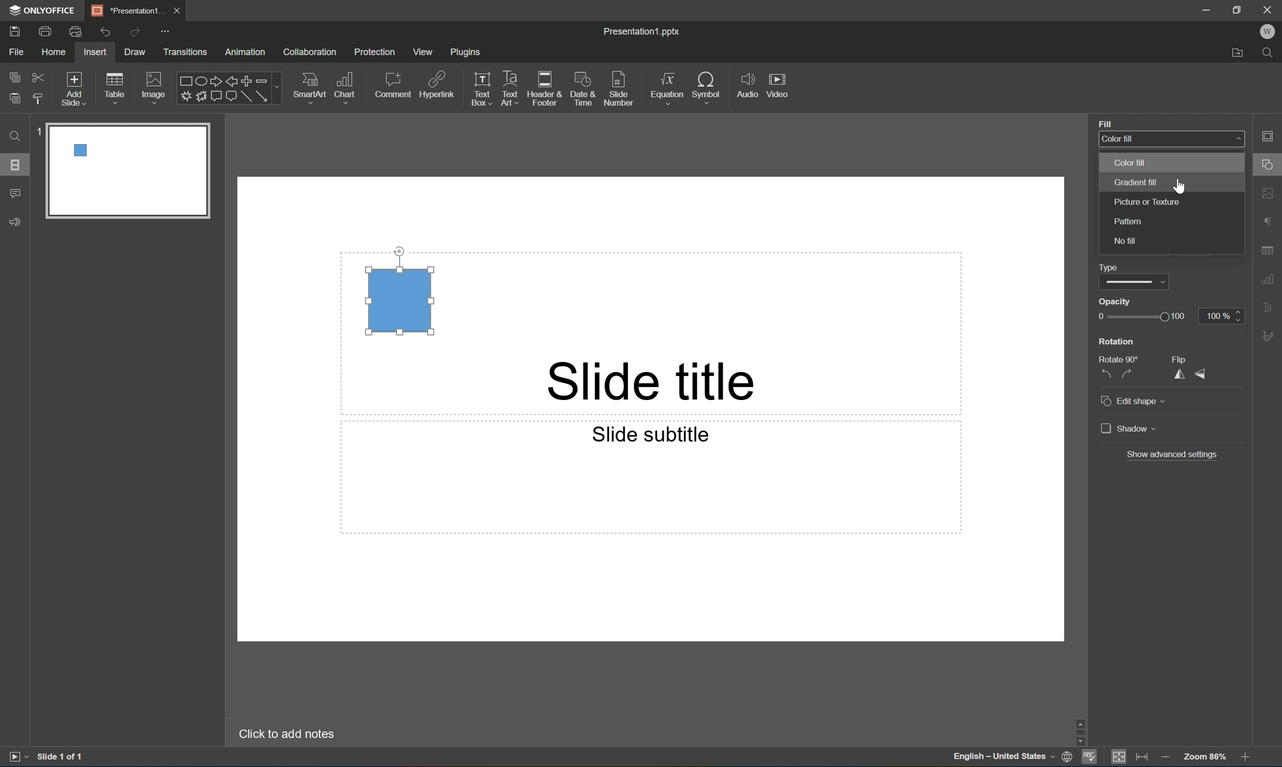 The width and height of the screenshot is (1282, 767). What do you see at coordinates (1120, 359) in the screenshot?
I see `Rotate 90°` at bounding box center [1120, 359].